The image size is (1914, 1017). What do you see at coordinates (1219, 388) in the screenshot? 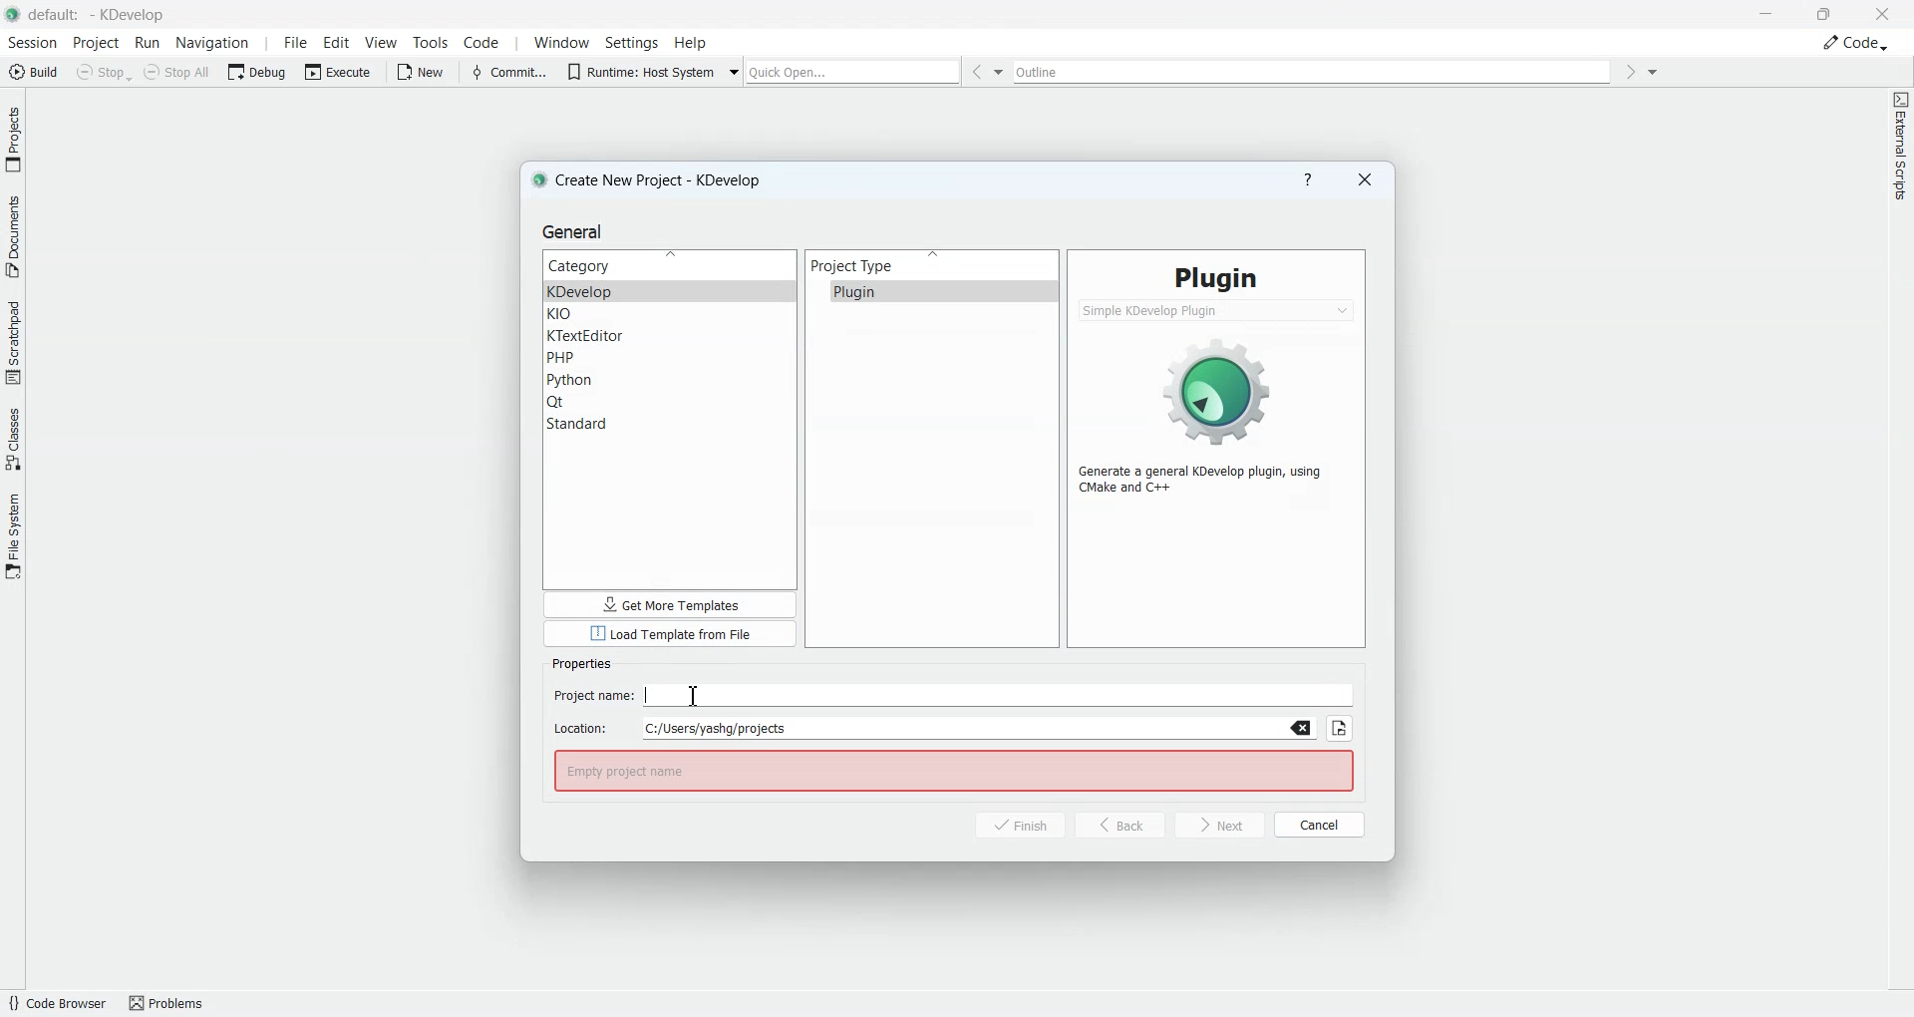
I see `Logo` at bounding box center [1219, 388].